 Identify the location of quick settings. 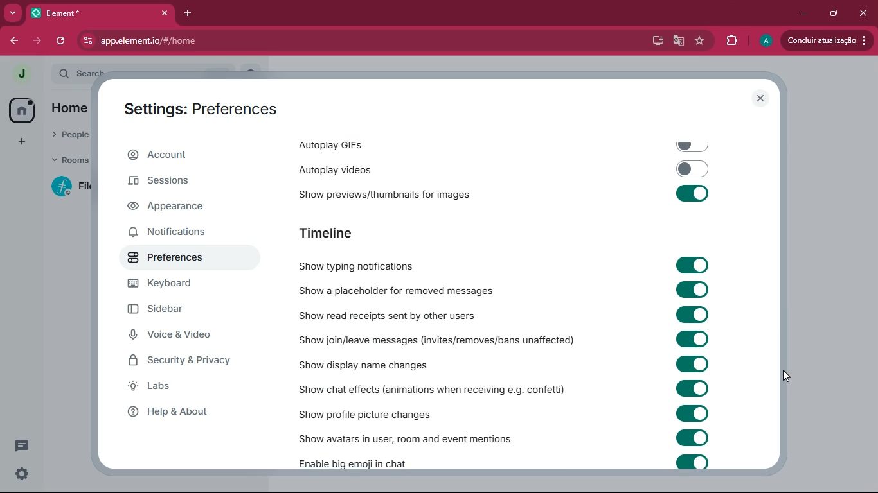
(22, 474).